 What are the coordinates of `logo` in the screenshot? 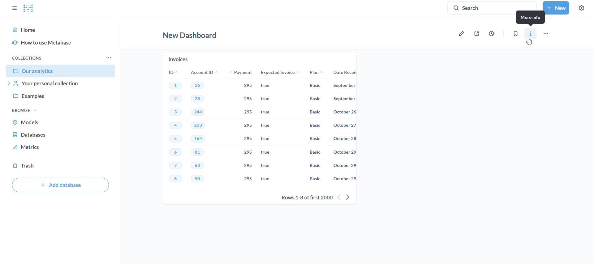 It's located at (28, 9).